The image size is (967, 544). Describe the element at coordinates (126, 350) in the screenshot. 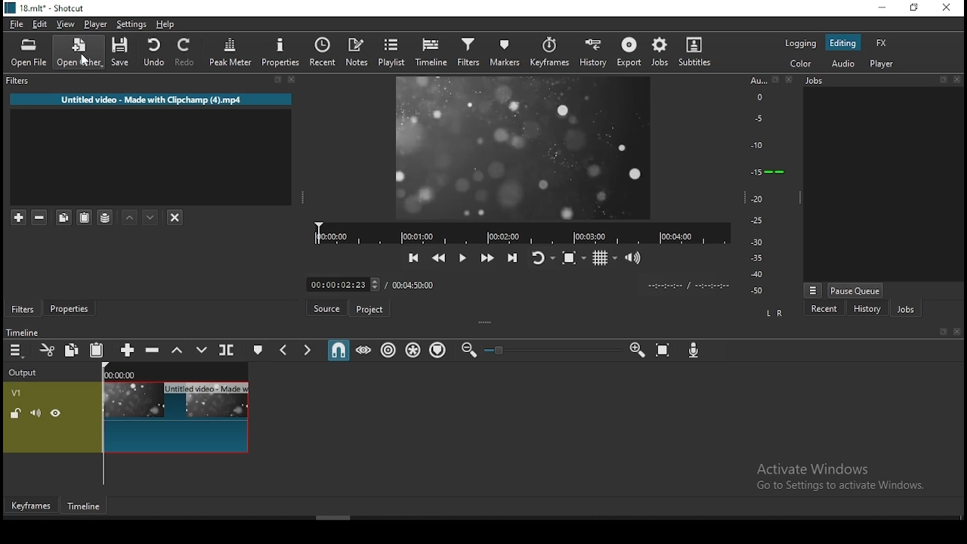

I see `append` at that location.